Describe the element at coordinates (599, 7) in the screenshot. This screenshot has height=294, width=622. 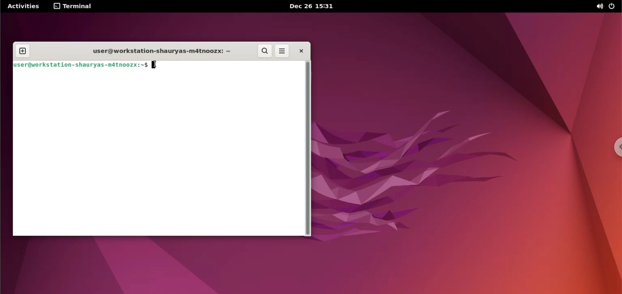
I see `sound options` at that location.